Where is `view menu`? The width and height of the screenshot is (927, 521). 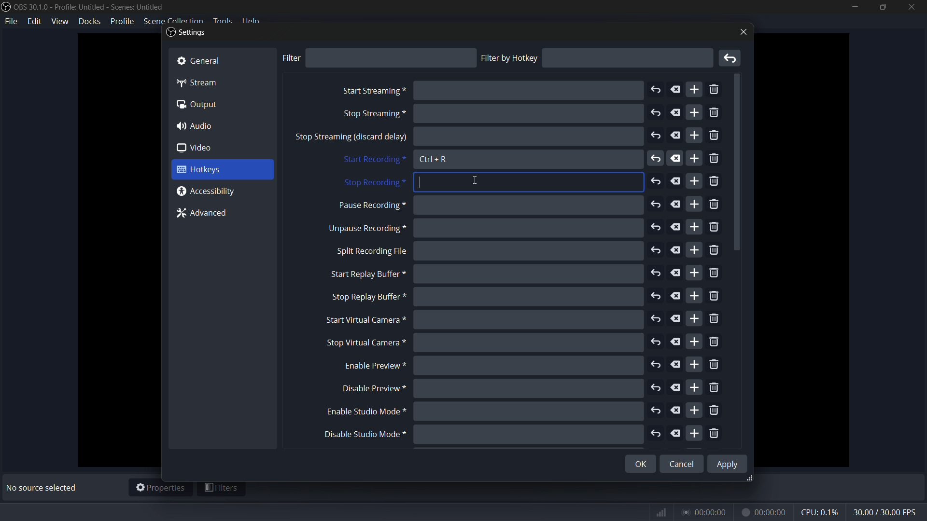
view menu is located at coordinates (60, 21).